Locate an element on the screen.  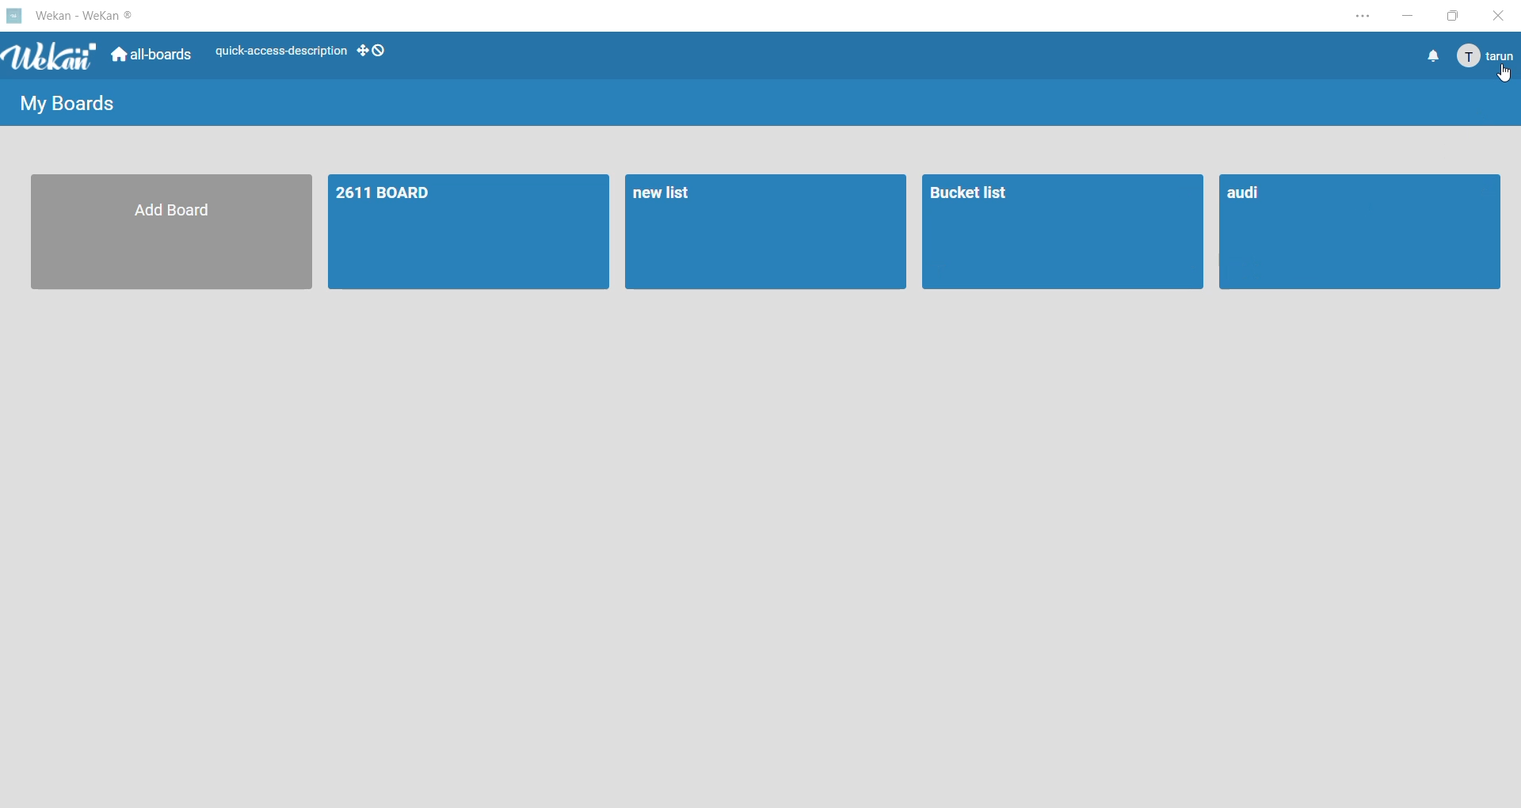
cursor is located at coordinates (1507, 74).